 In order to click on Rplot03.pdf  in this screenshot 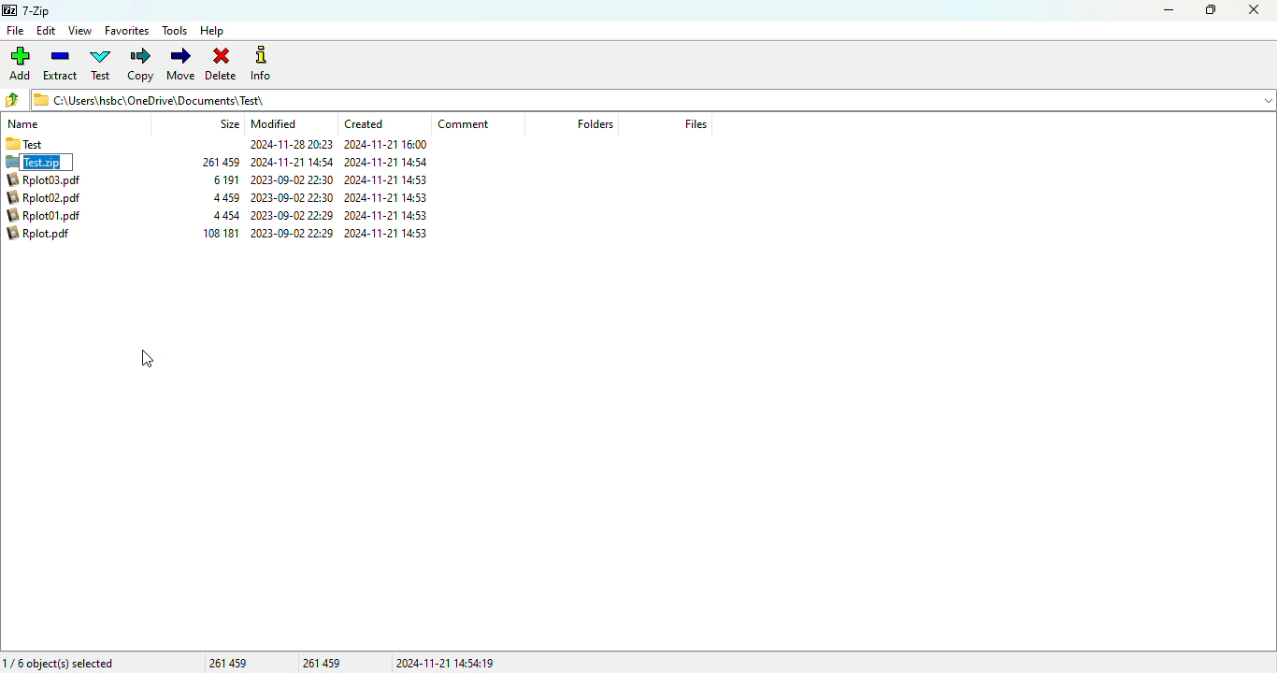, I will do `click(50, 179)`.